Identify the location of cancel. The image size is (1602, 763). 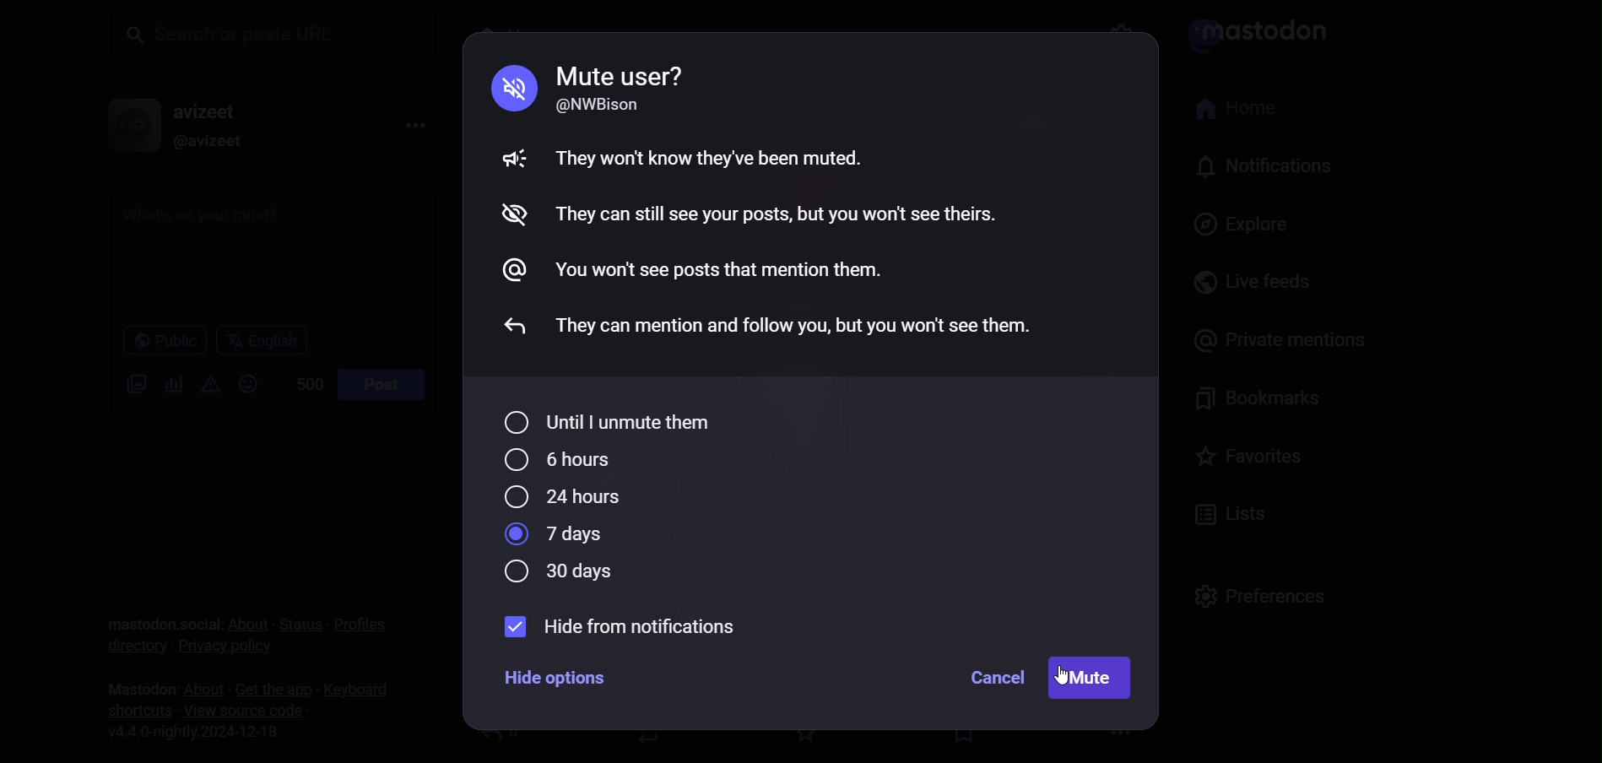
(996, 682).